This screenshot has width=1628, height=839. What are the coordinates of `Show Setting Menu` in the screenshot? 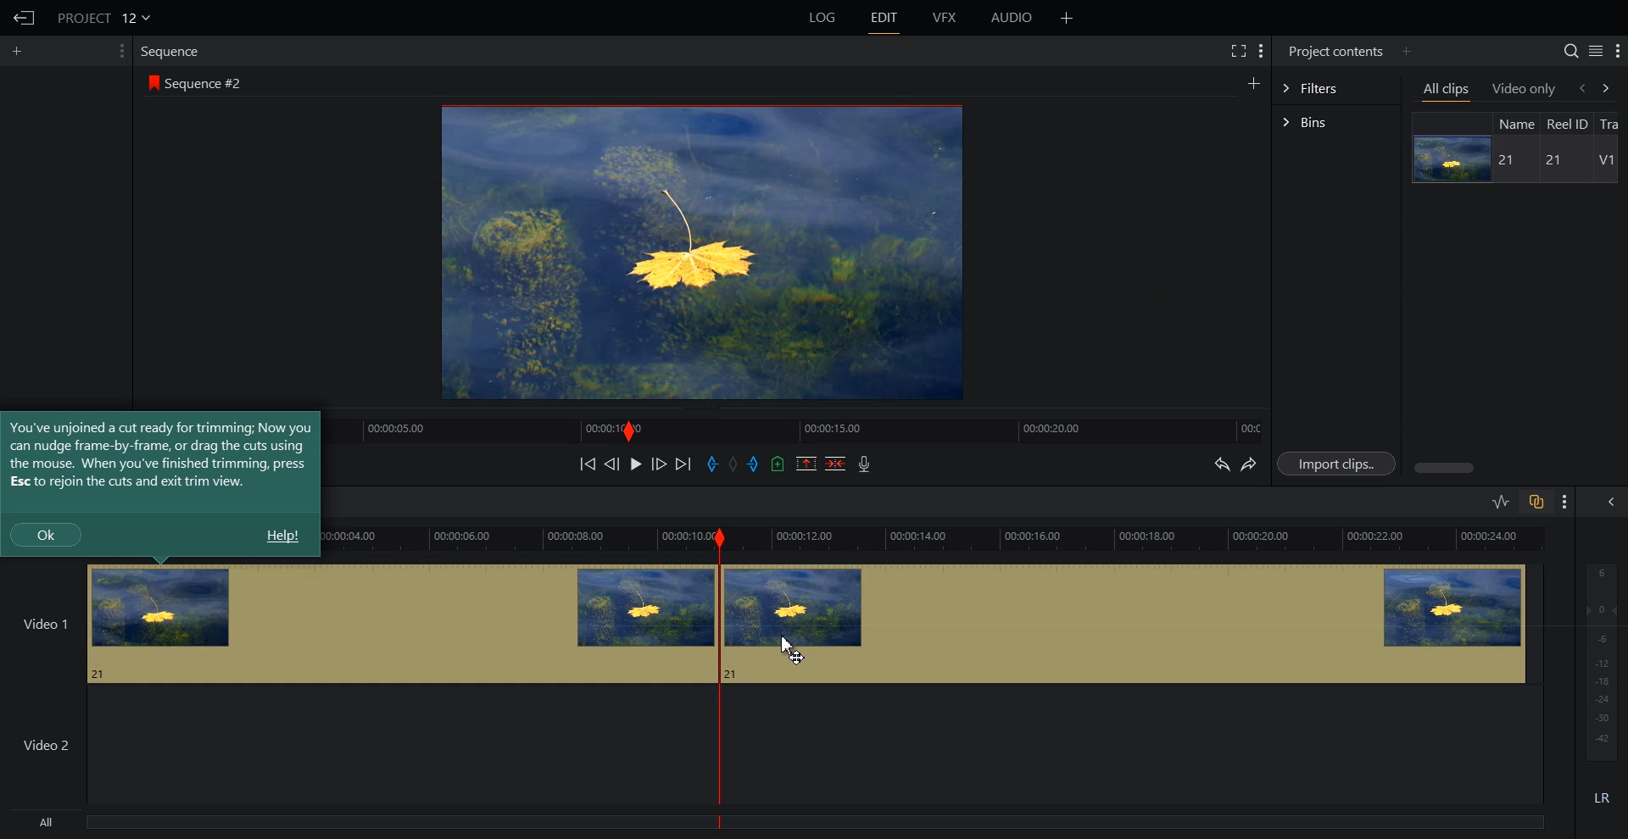 It's located at (1617, 52).